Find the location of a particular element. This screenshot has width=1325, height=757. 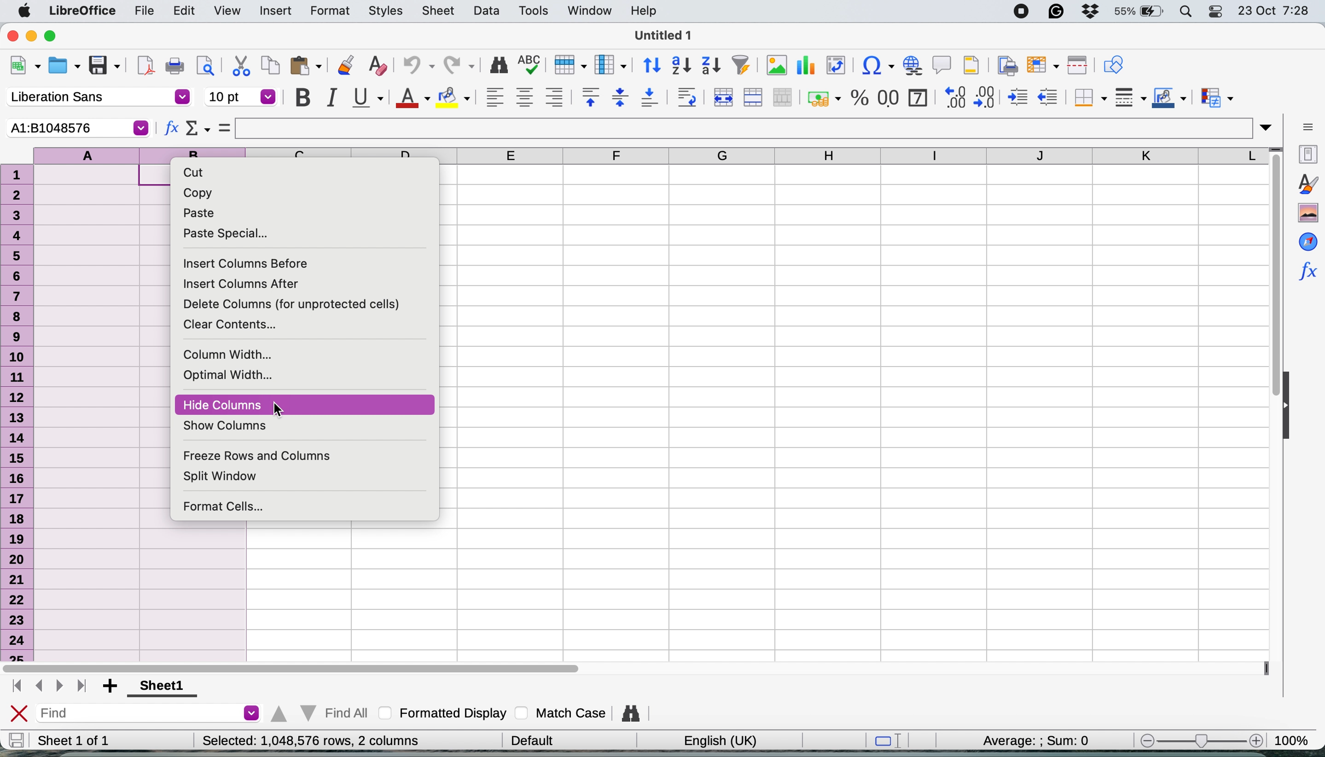

styles is located at coordinates (383, 10).